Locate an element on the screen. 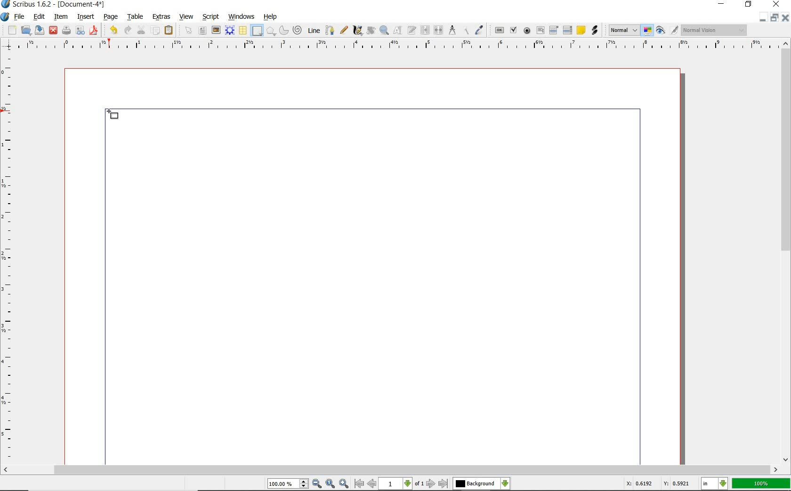  close is located at coordinates (786, 17).